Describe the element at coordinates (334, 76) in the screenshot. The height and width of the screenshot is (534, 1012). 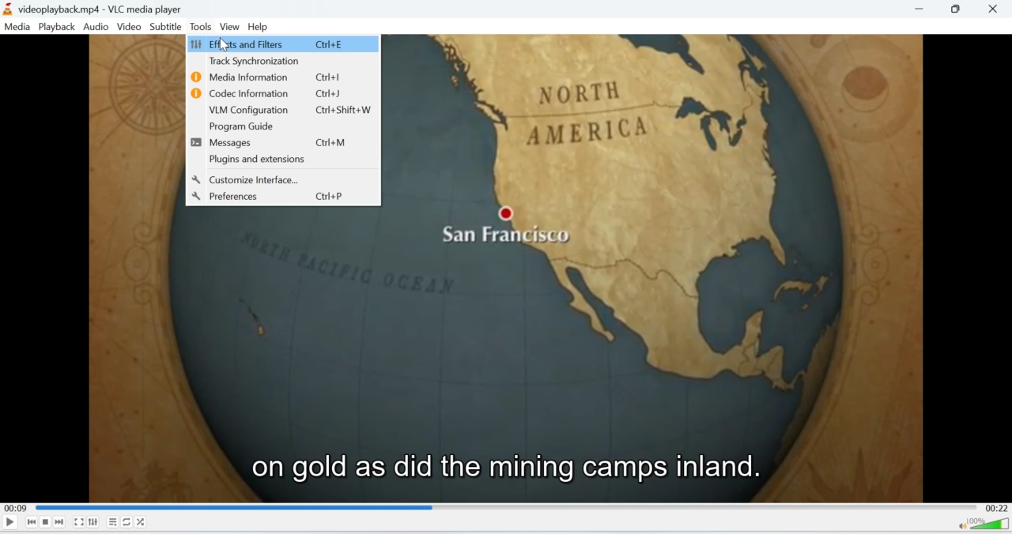
I see `Ctrl+I` at that location.